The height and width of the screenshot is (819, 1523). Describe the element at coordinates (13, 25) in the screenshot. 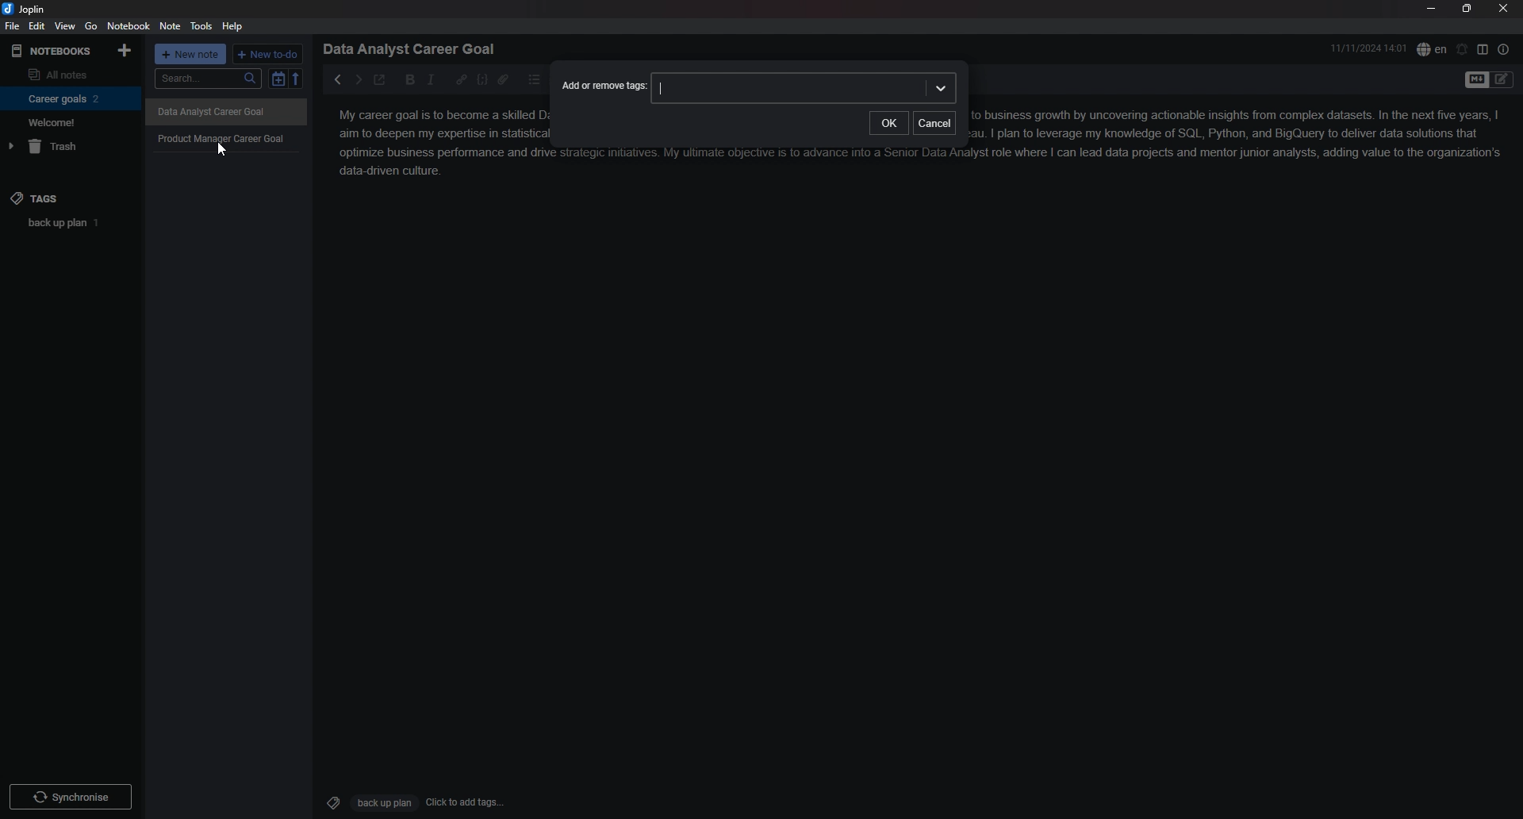

I see `file` at that location.